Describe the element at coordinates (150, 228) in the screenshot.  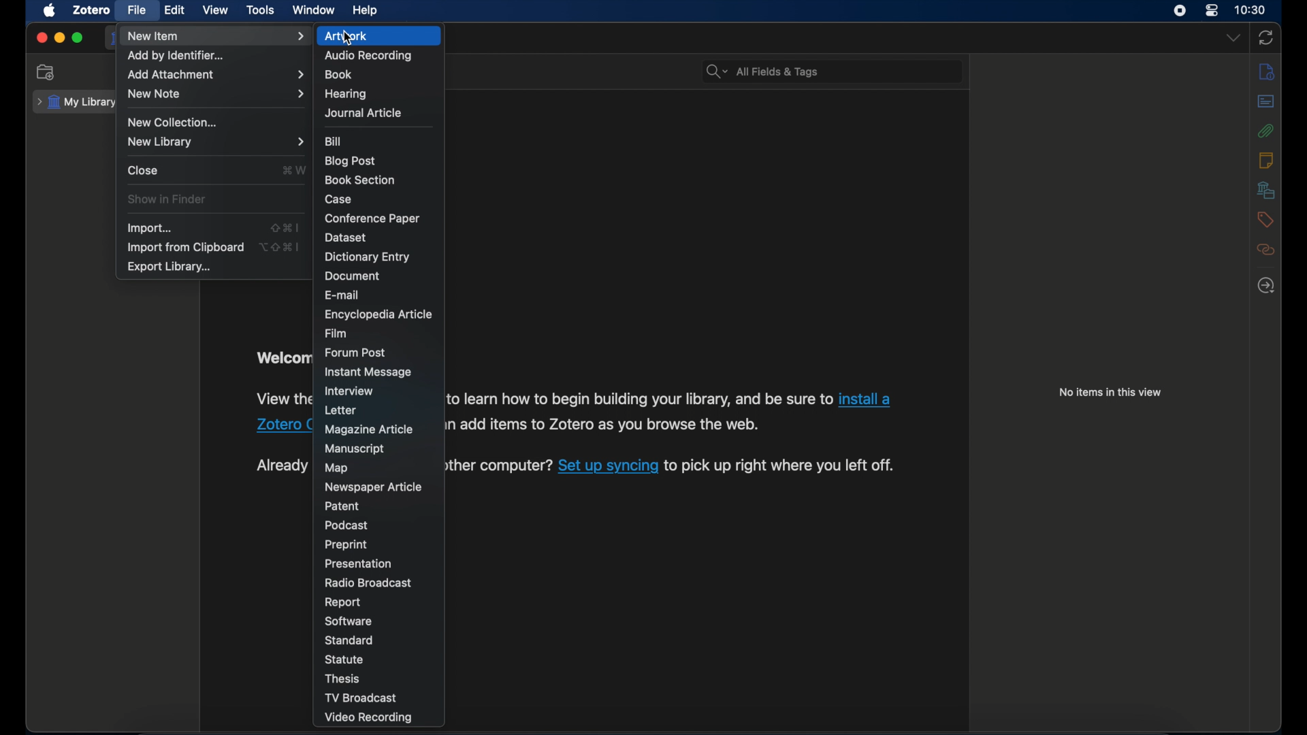
I see `import` at that location.